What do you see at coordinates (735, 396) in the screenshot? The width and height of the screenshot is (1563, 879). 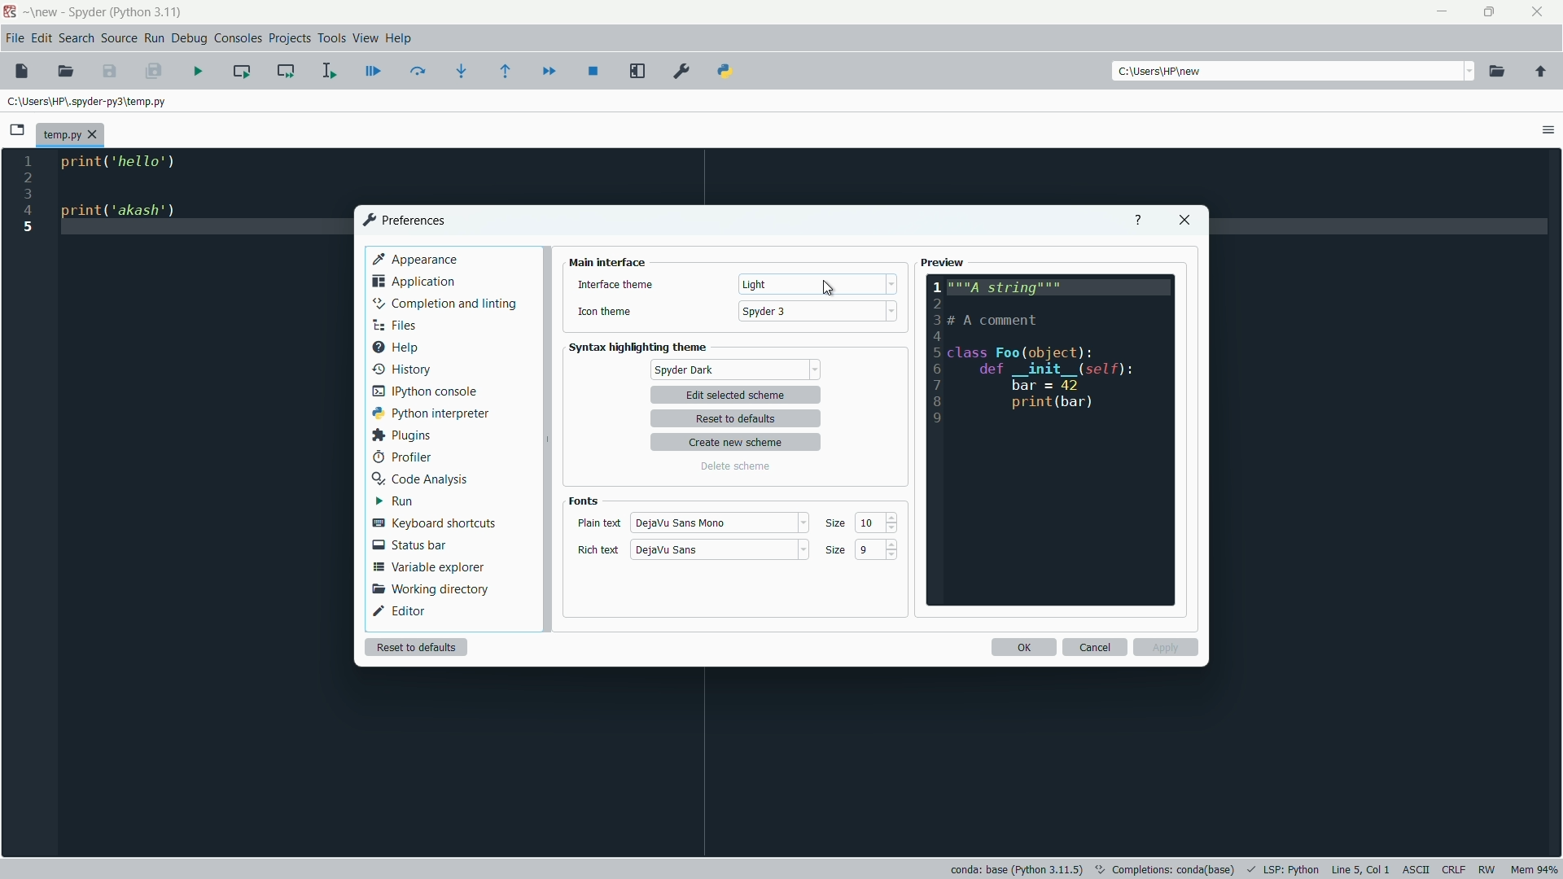 I see `edit selected scheme` at bounding box center [735, 396].